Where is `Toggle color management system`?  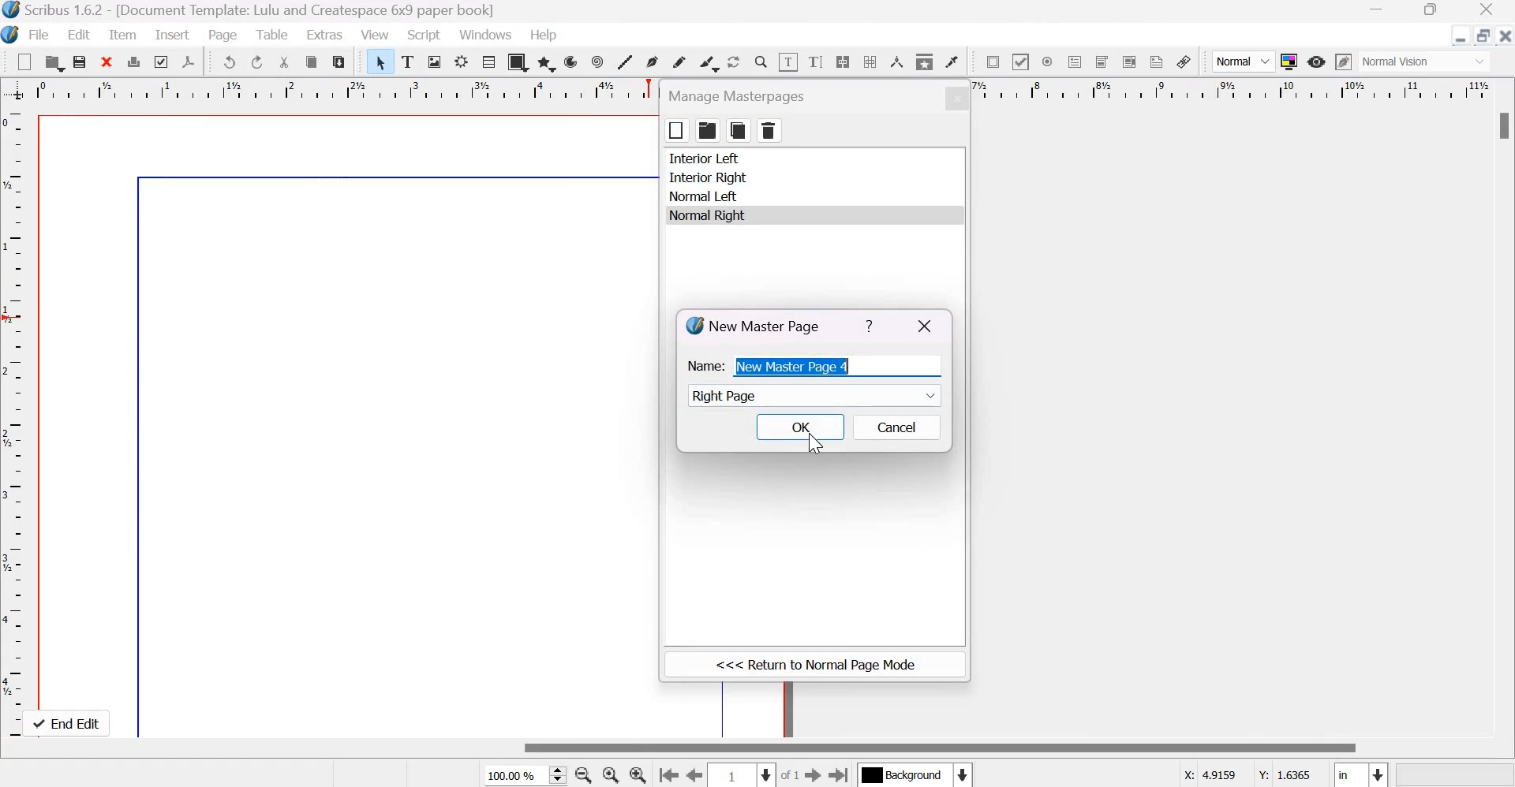 Toggle color management system is located at coordinates (1289, 62).